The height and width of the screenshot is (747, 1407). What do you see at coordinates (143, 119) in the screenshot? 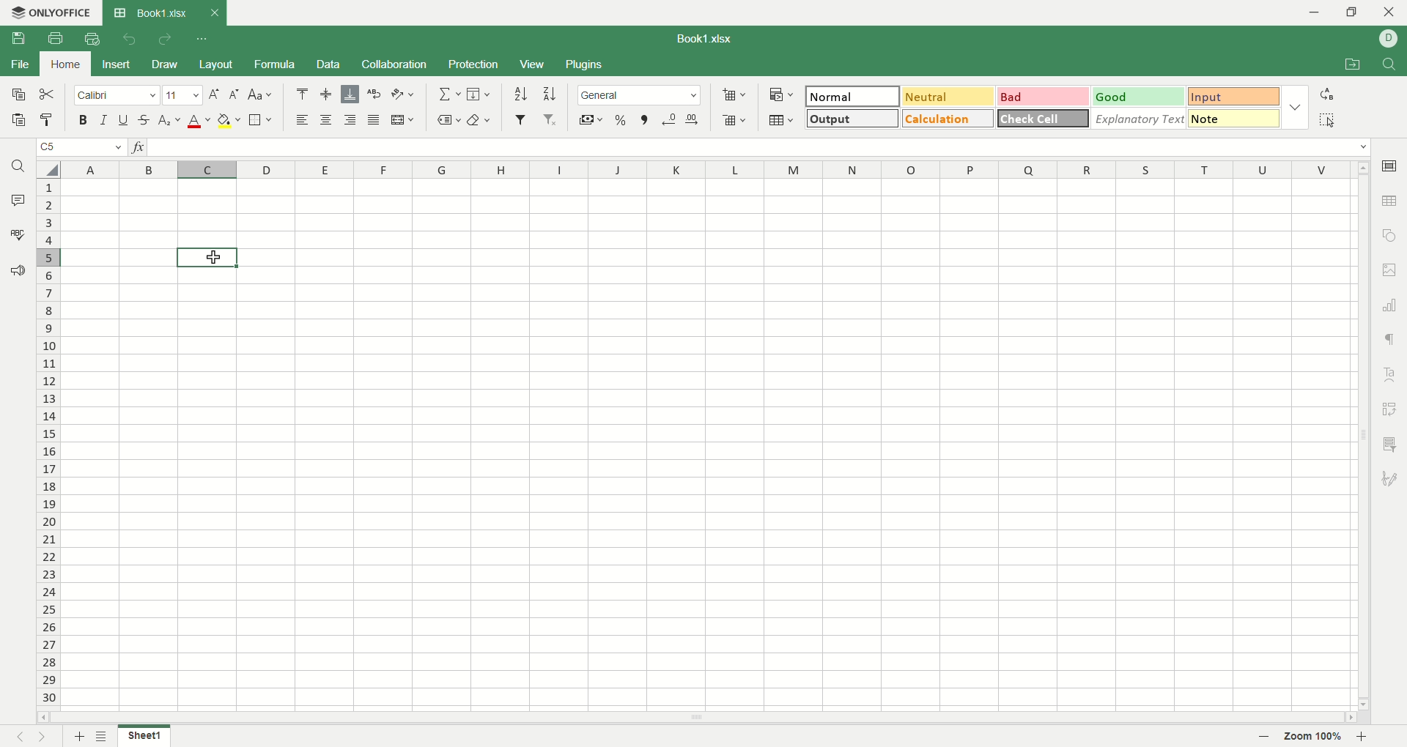
I see `strikethrough` at bounding box center [143, 119].